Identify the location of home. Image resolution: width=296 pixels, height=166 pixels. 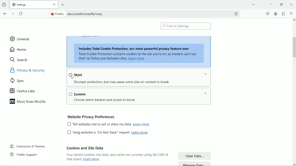
(18, 49).